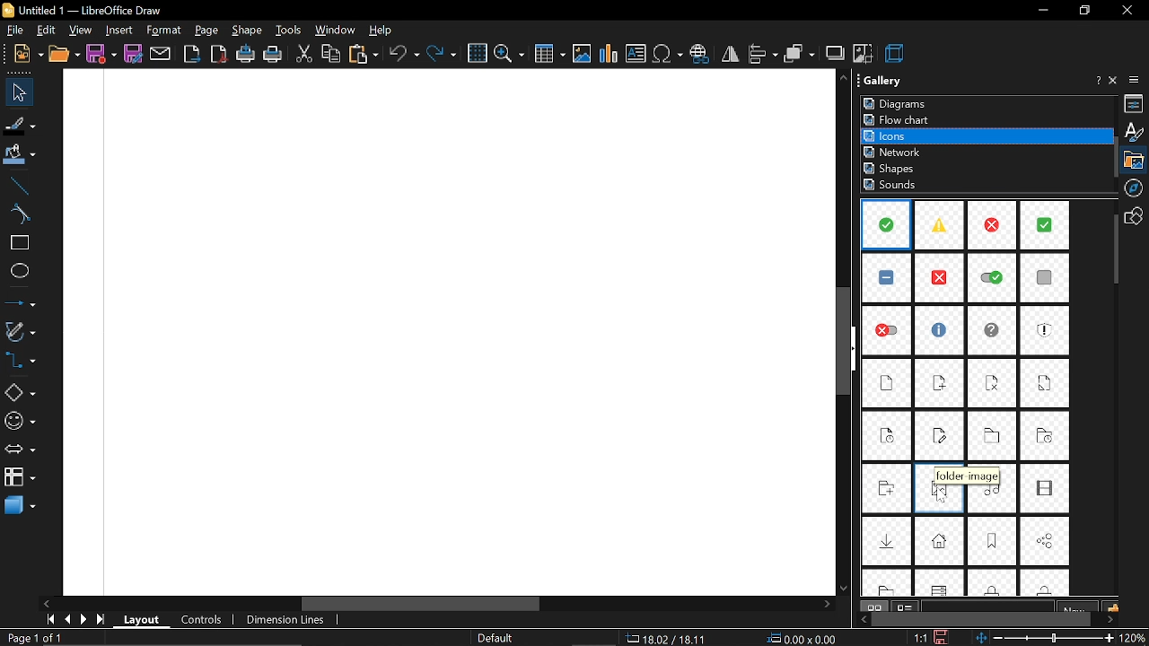  I want to click on 0.00x0.00, so click(803, 639).